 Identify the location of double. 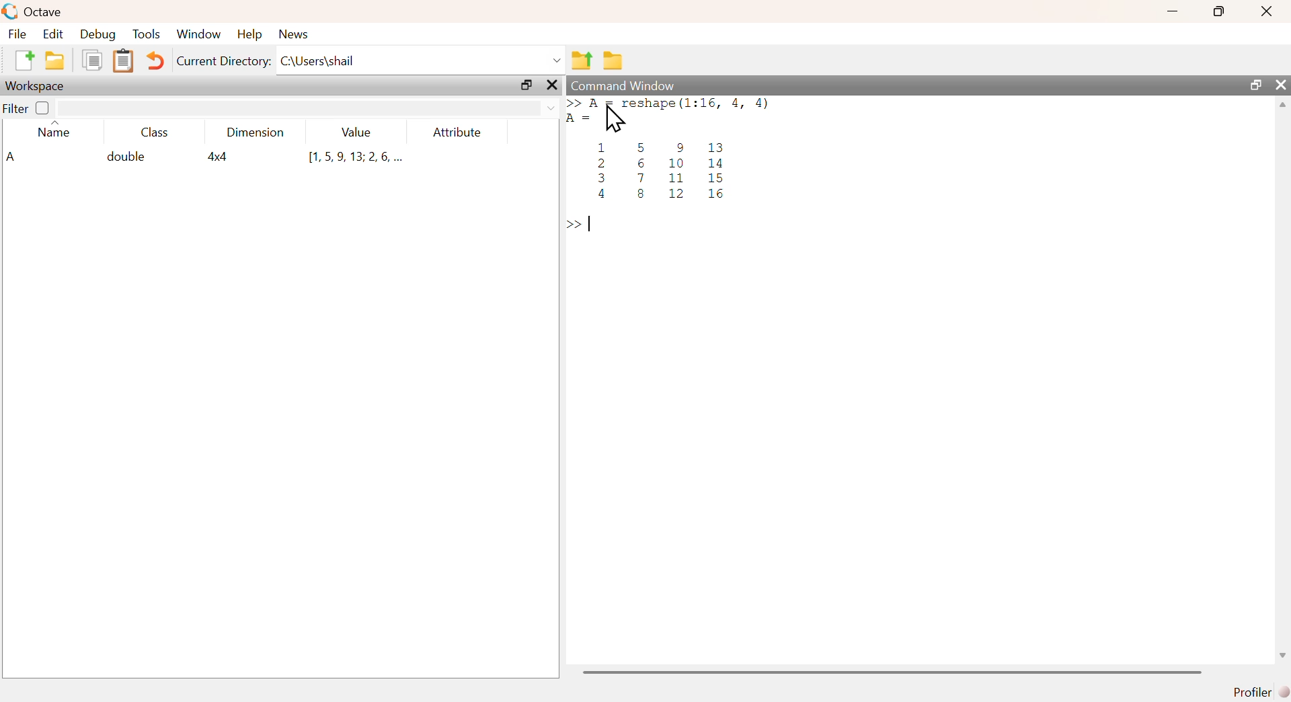
(126, 158).